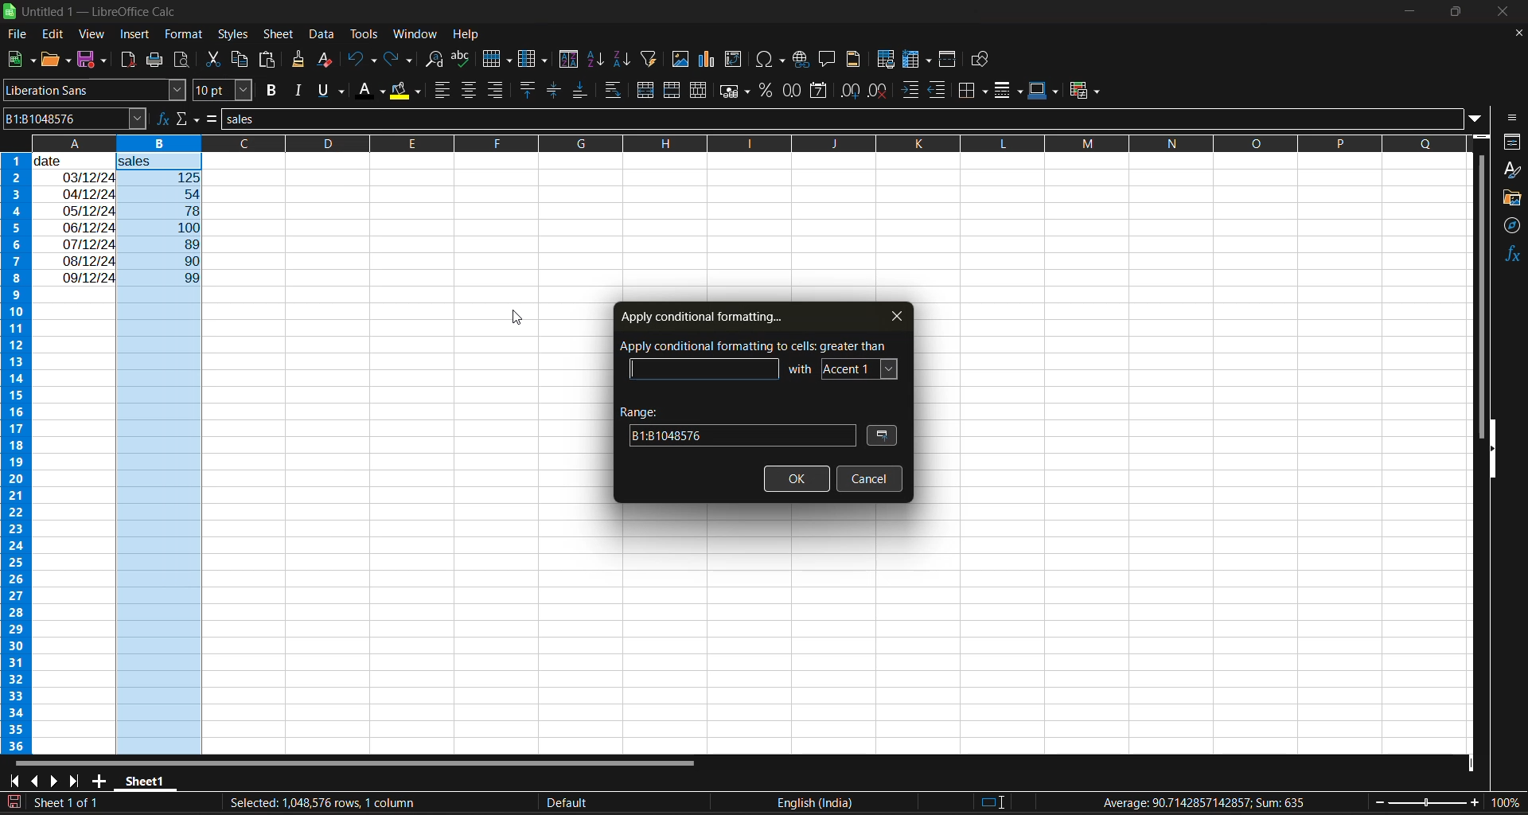 The width and height of the screenshot is (1528, 815). I want to click on open, so click(55, 60).